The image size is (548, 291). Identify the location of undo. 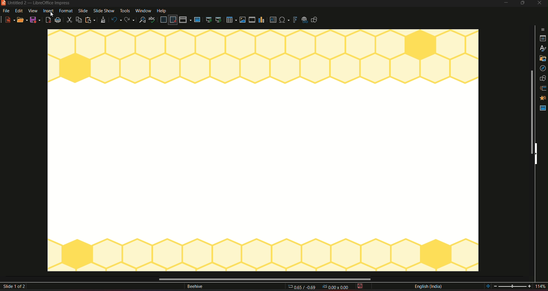
(116, 19).